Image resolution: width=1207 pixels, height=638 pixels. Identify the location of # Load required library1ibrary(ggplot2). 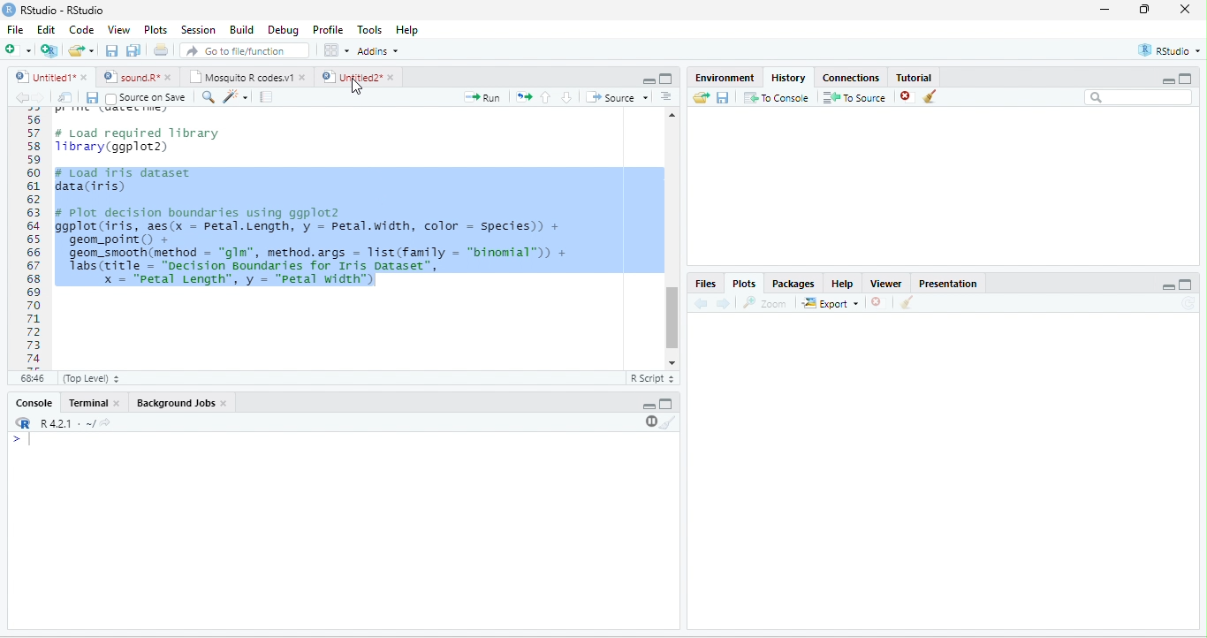
(139, 141).